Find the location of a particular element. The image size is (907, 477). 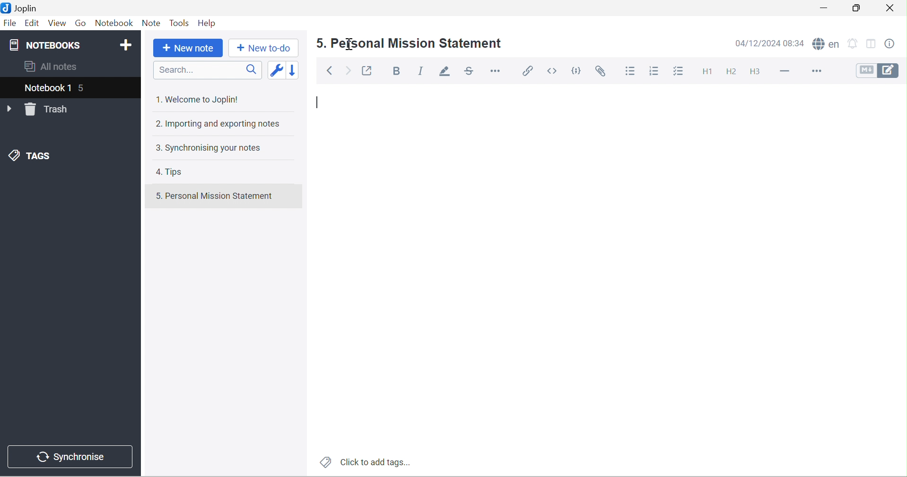

Forward is located at coordinates (349, 70).